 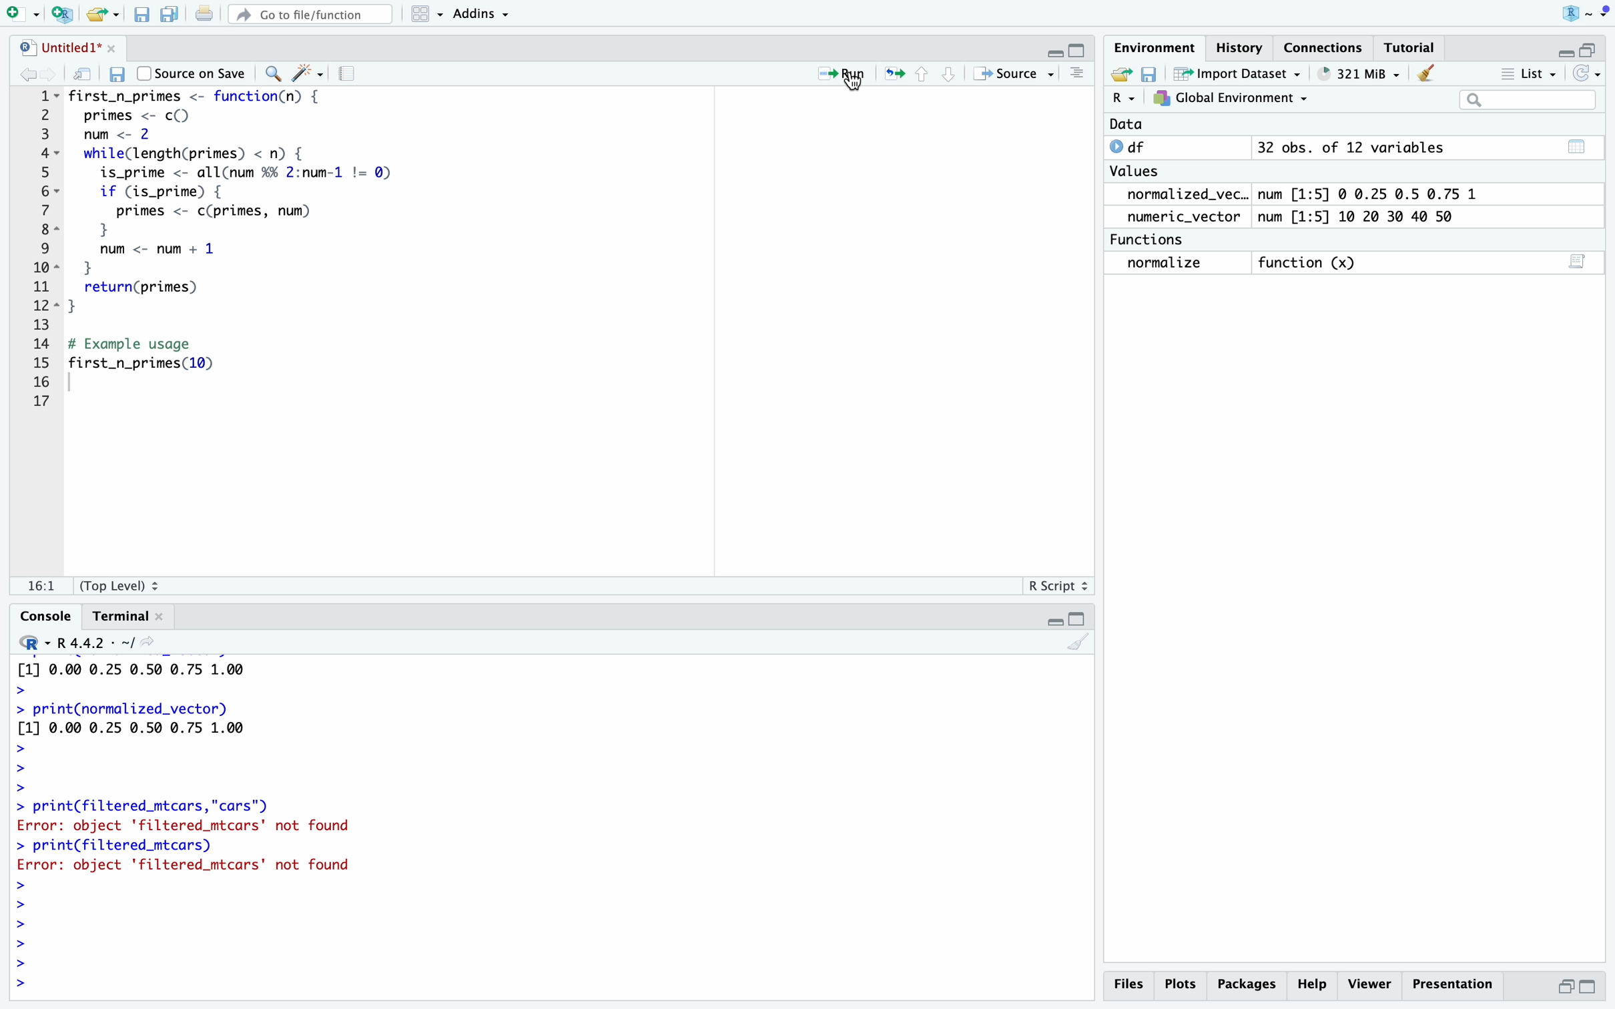 I want to click on #” Go to file/function, so click(x=308, y=12).